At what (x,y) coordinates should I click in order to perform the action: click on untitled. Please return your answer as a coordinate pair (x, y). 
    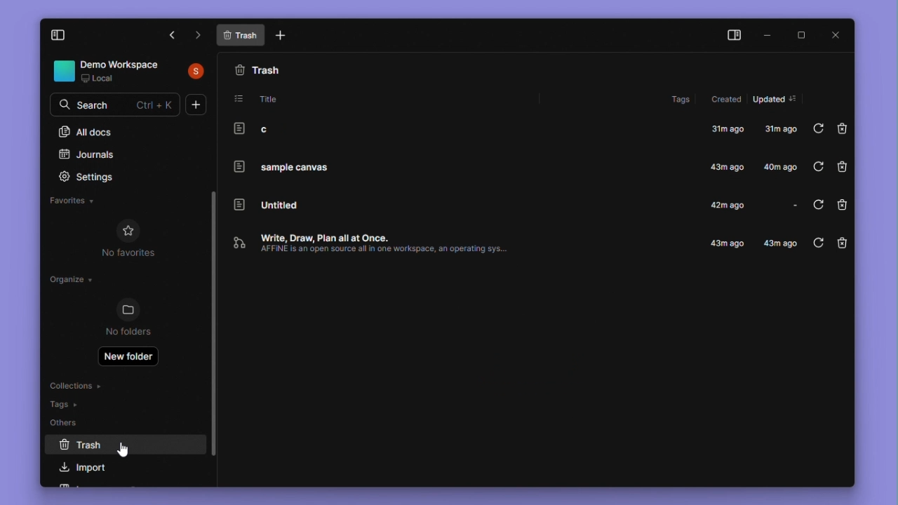
    Looking at the image, I should click on (266, 203).